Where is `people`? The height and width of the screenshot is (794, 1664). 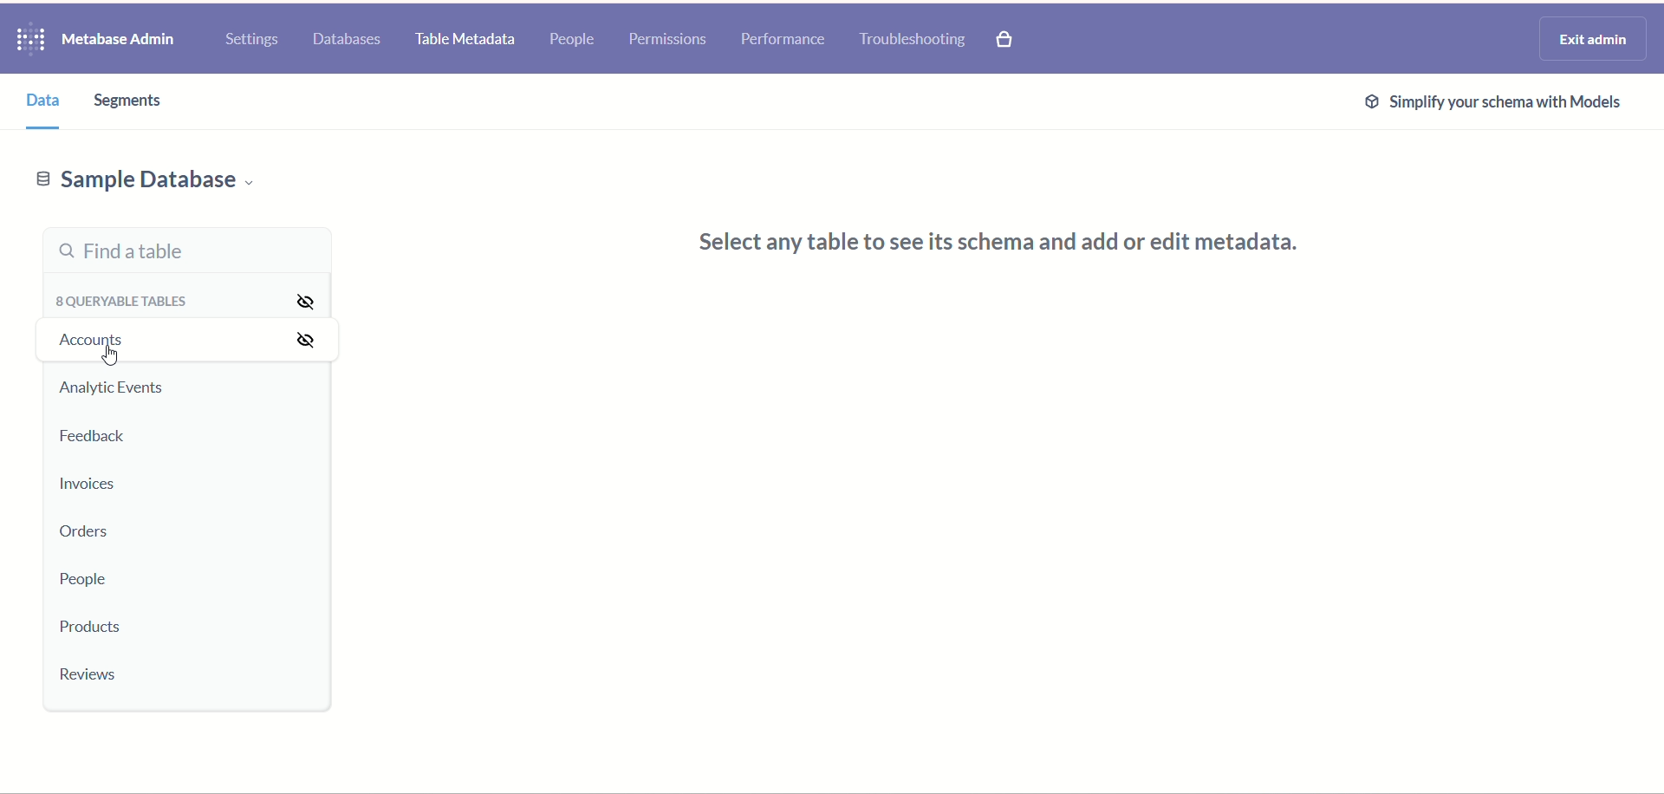 people is located at coordinates (84, 578).